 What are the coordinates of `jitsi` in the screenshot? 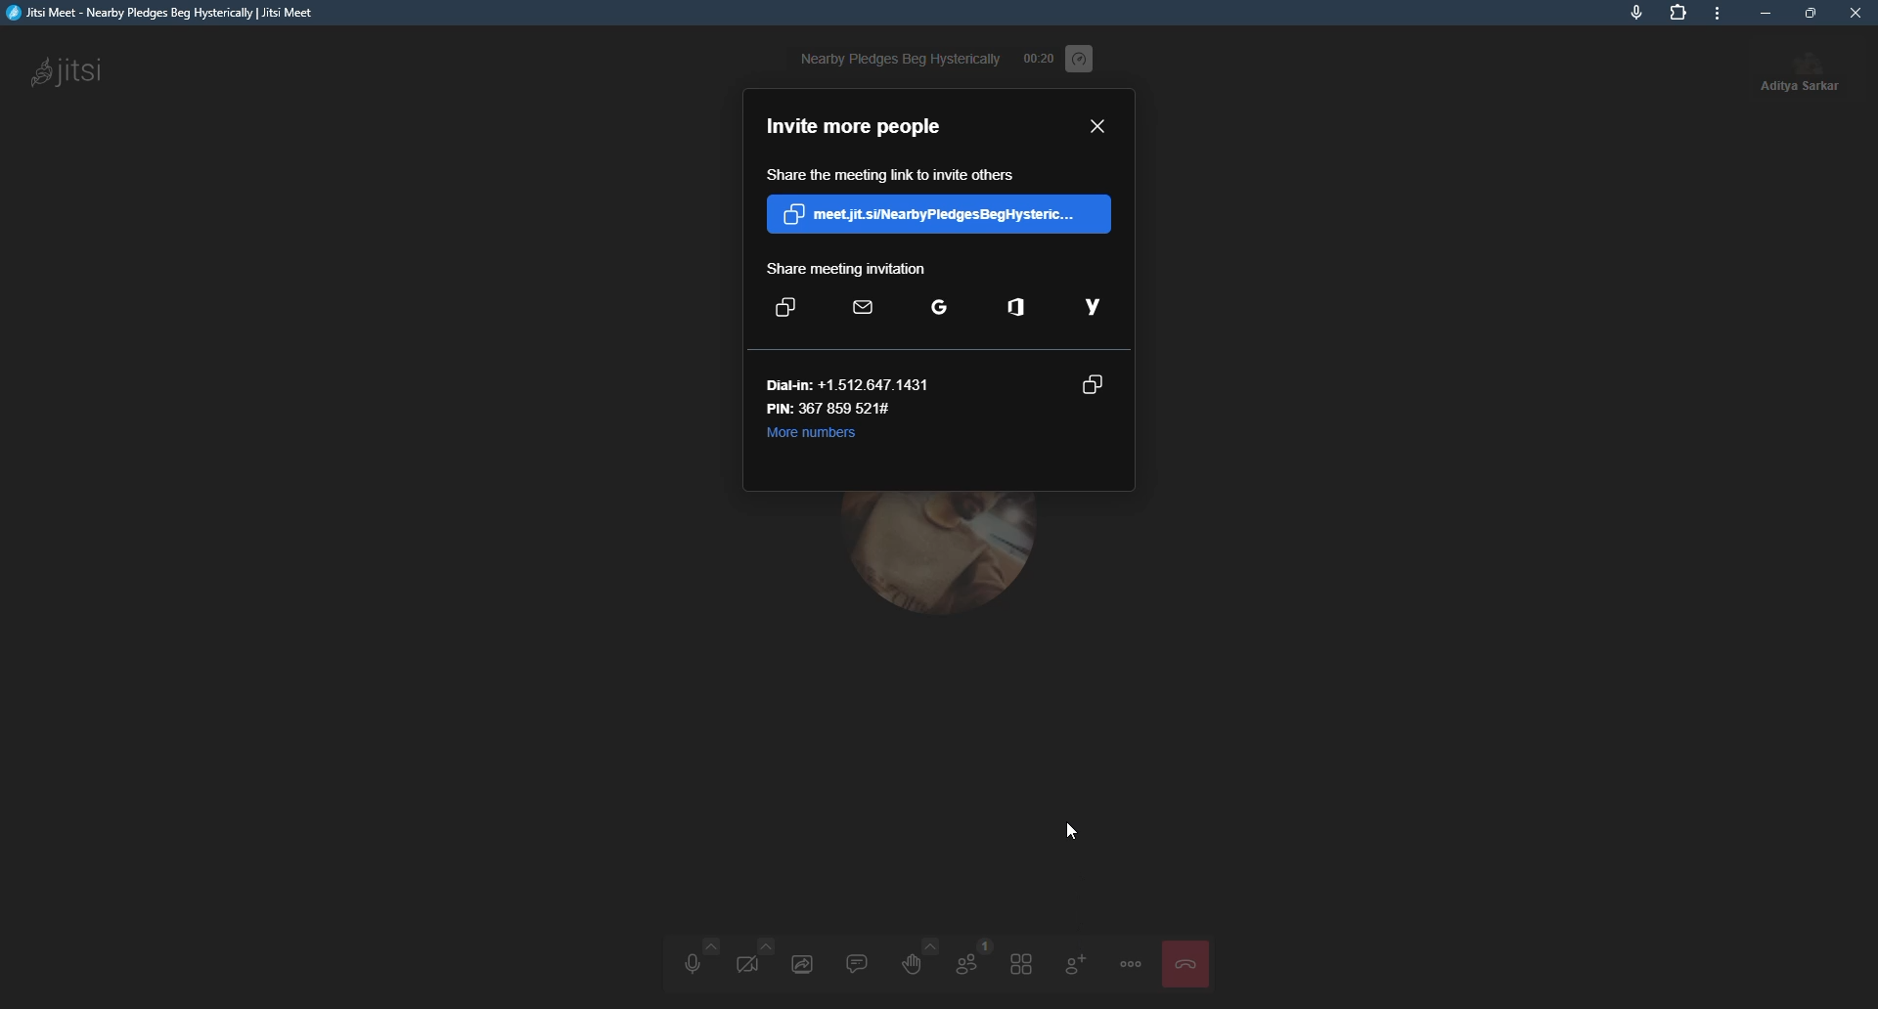 It's located at (161, 16).